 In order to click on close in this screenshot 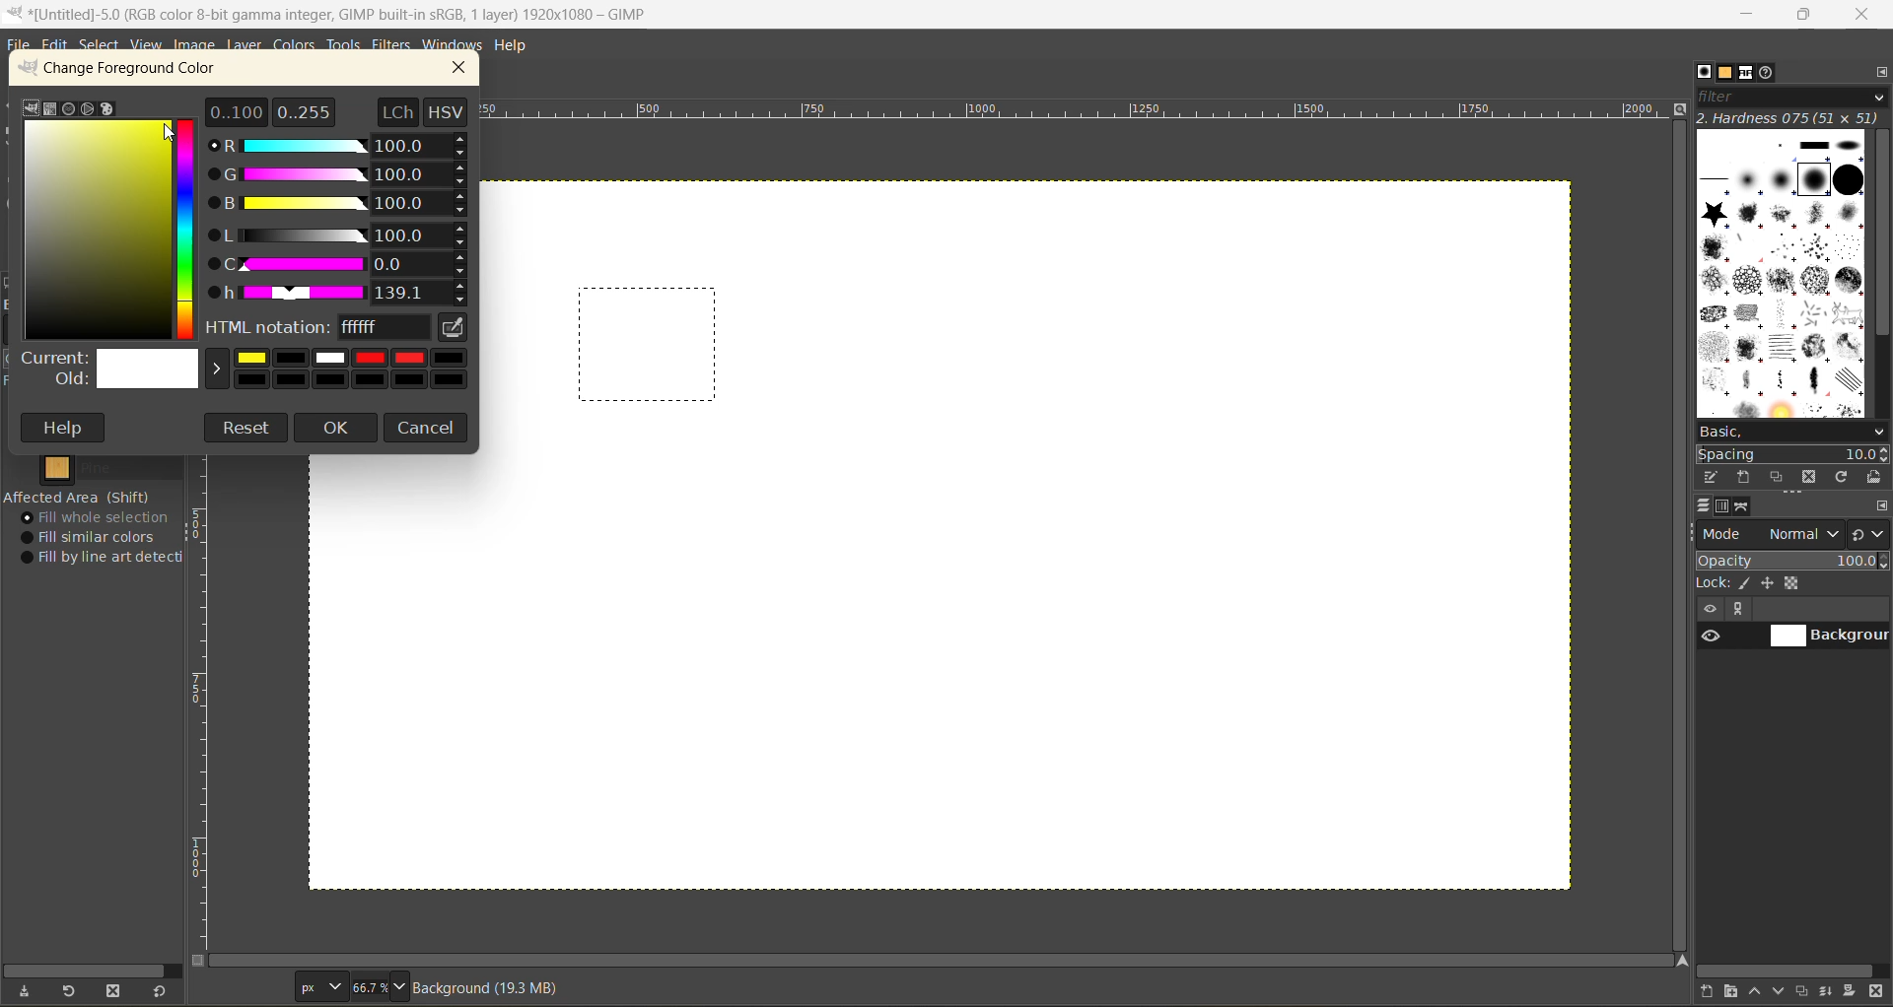, I will do `click(1866, 14)`.